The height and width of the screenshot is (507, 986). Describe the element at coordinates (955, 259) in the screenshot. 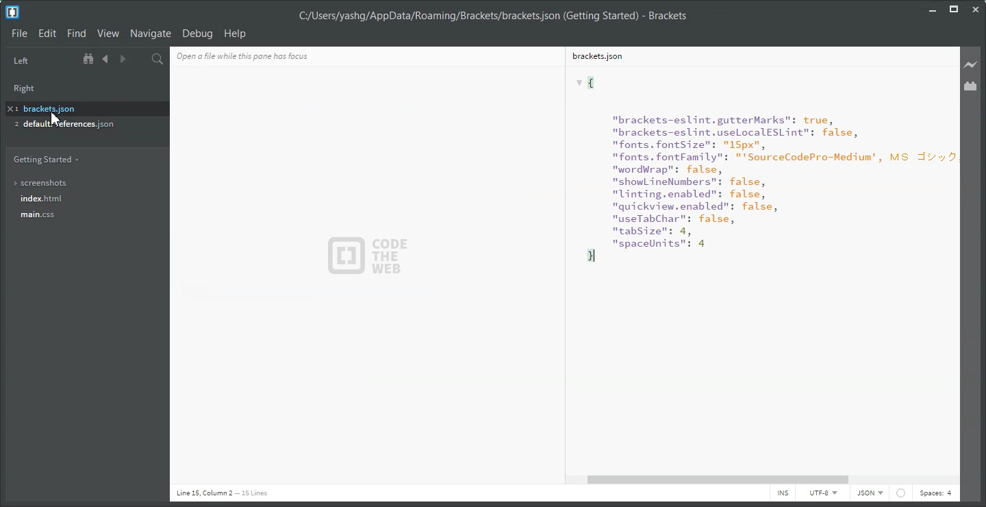

I see `Vertical scroll bar` at that location.